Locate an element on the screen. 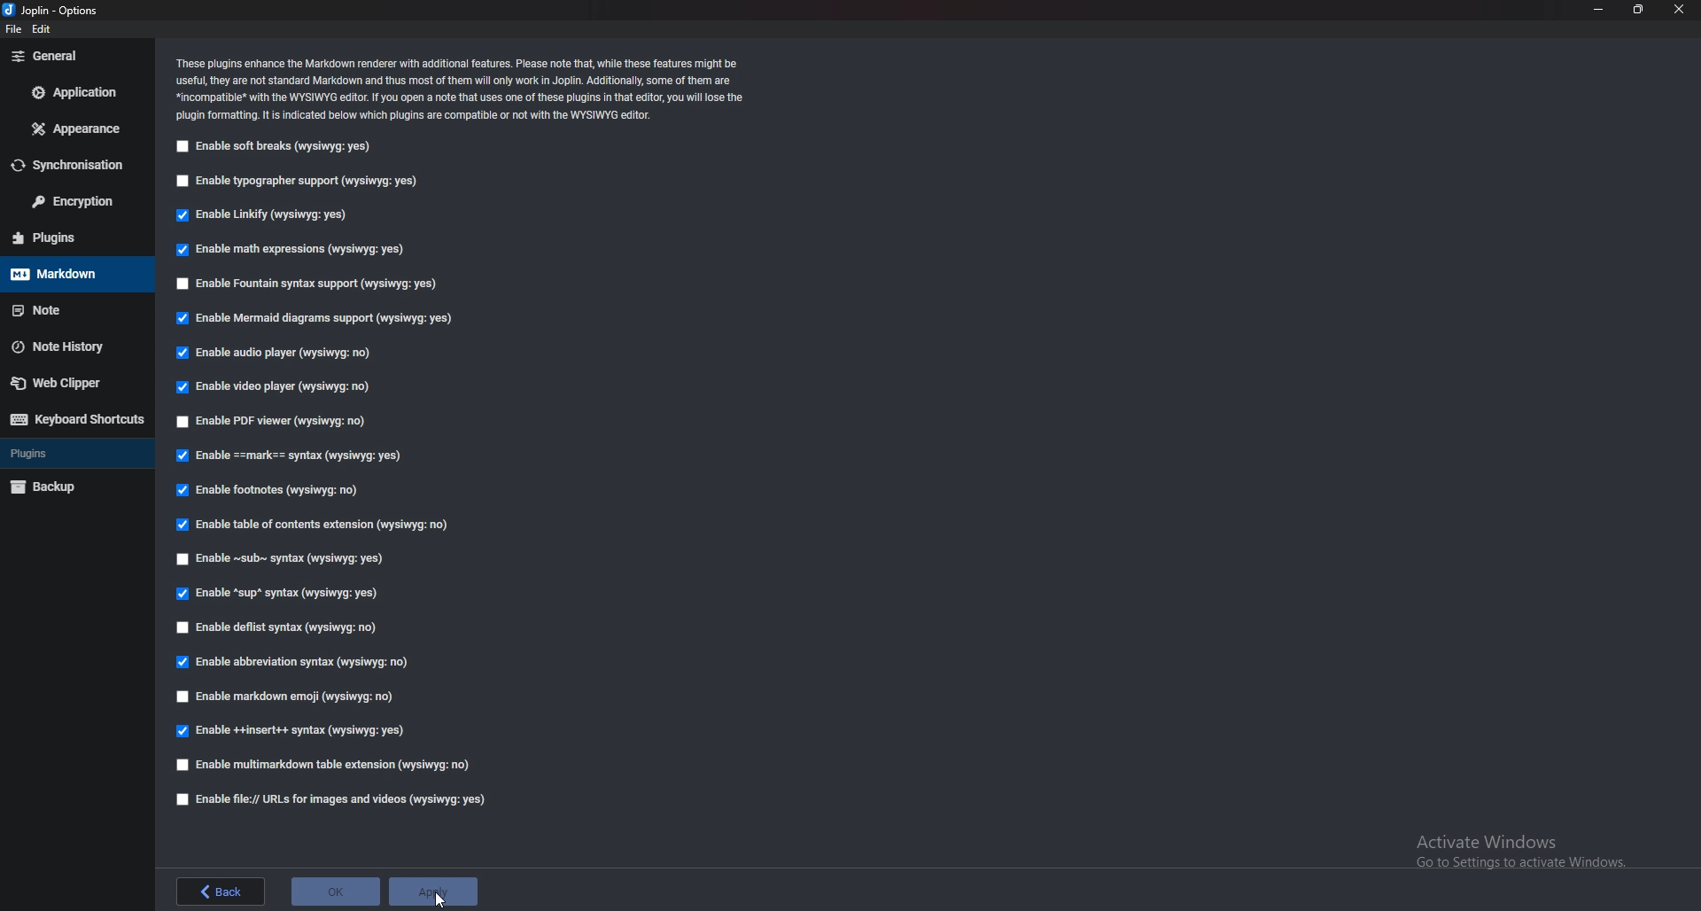  Enable table of contents extension is located at coordinates (314, 526).